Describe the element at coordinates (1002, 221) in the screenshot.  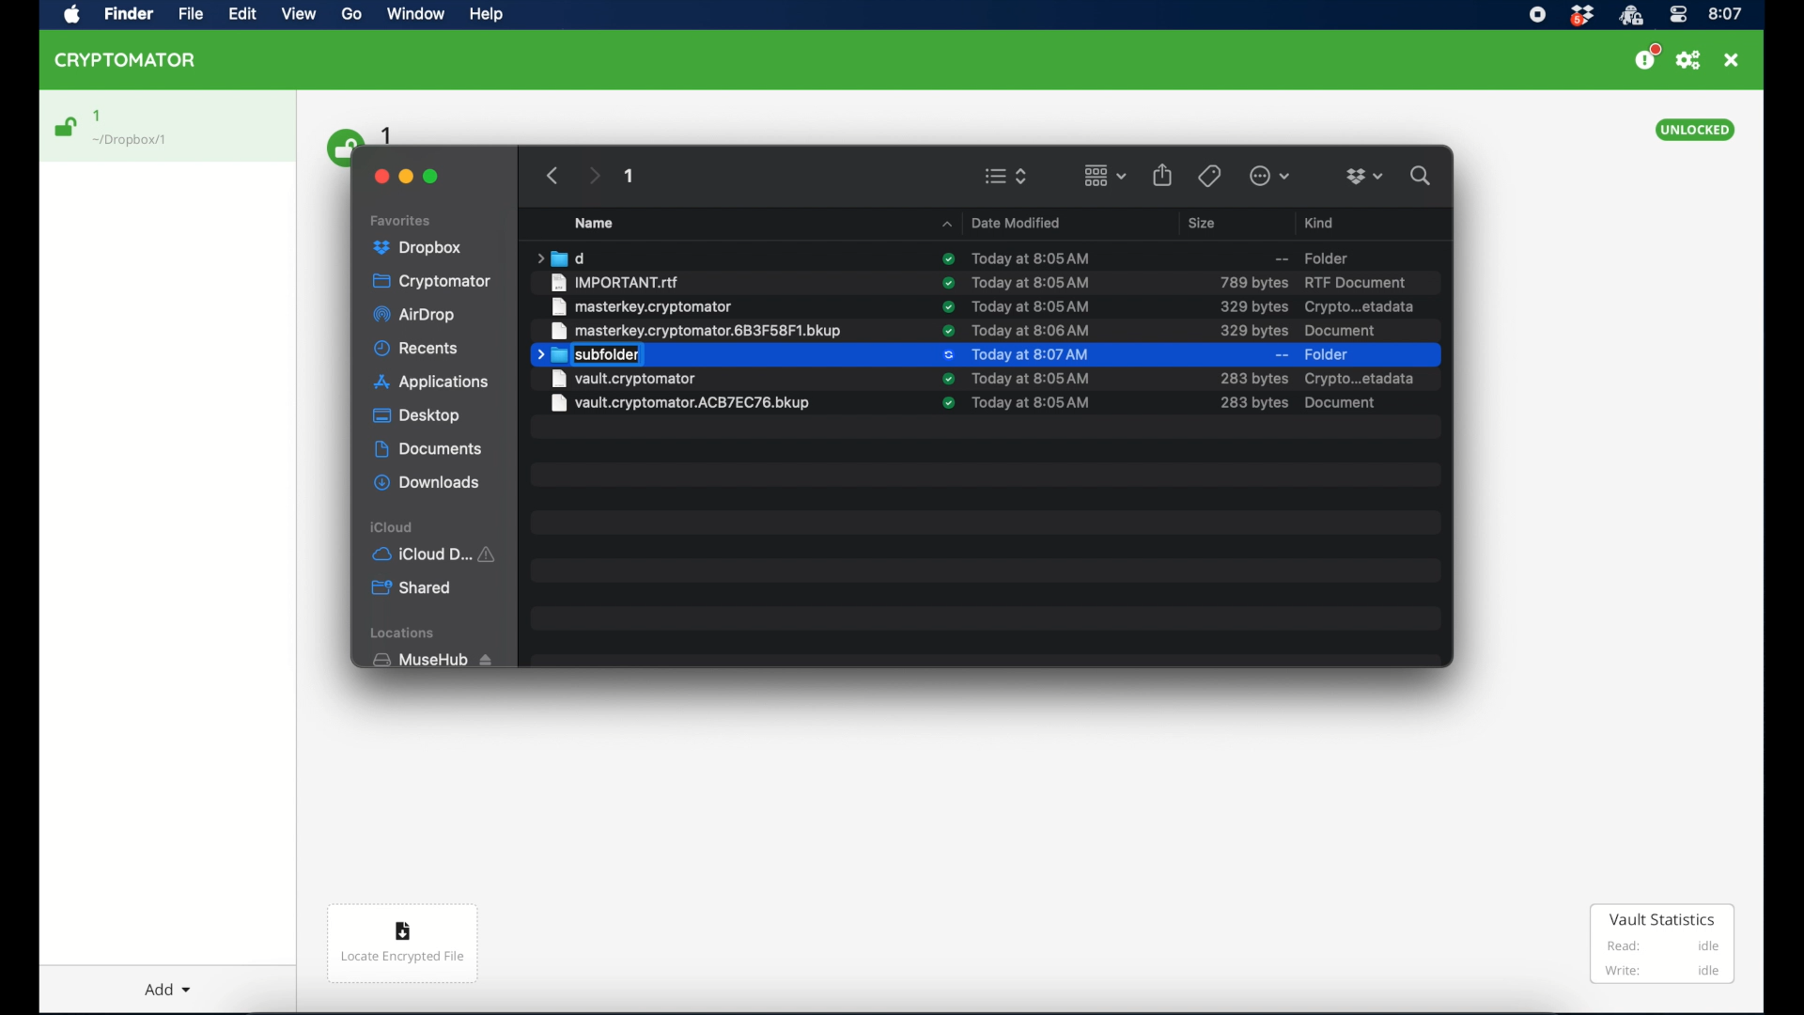
I see `Date Modifies` at that location.